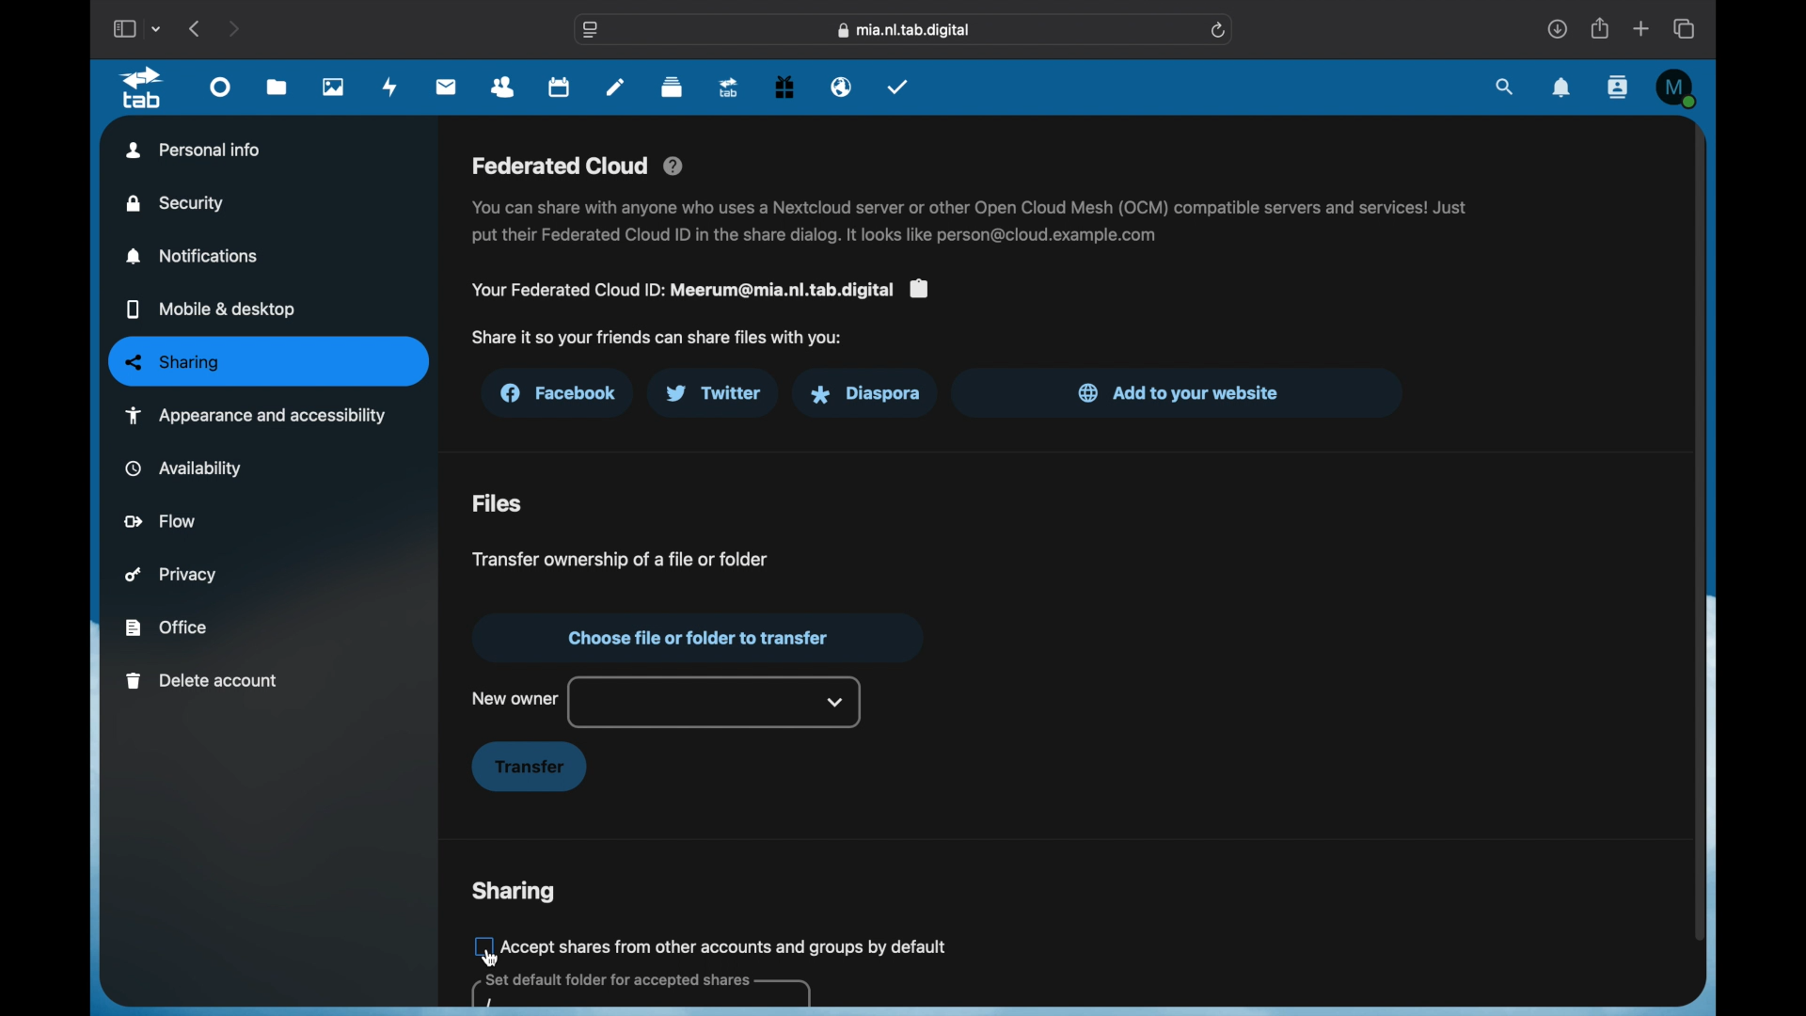 The image size is (1806, 1016). Describe the element at coordinates (695, 638) in the screenshot. I see `choose file or folder to transfer` at that location.